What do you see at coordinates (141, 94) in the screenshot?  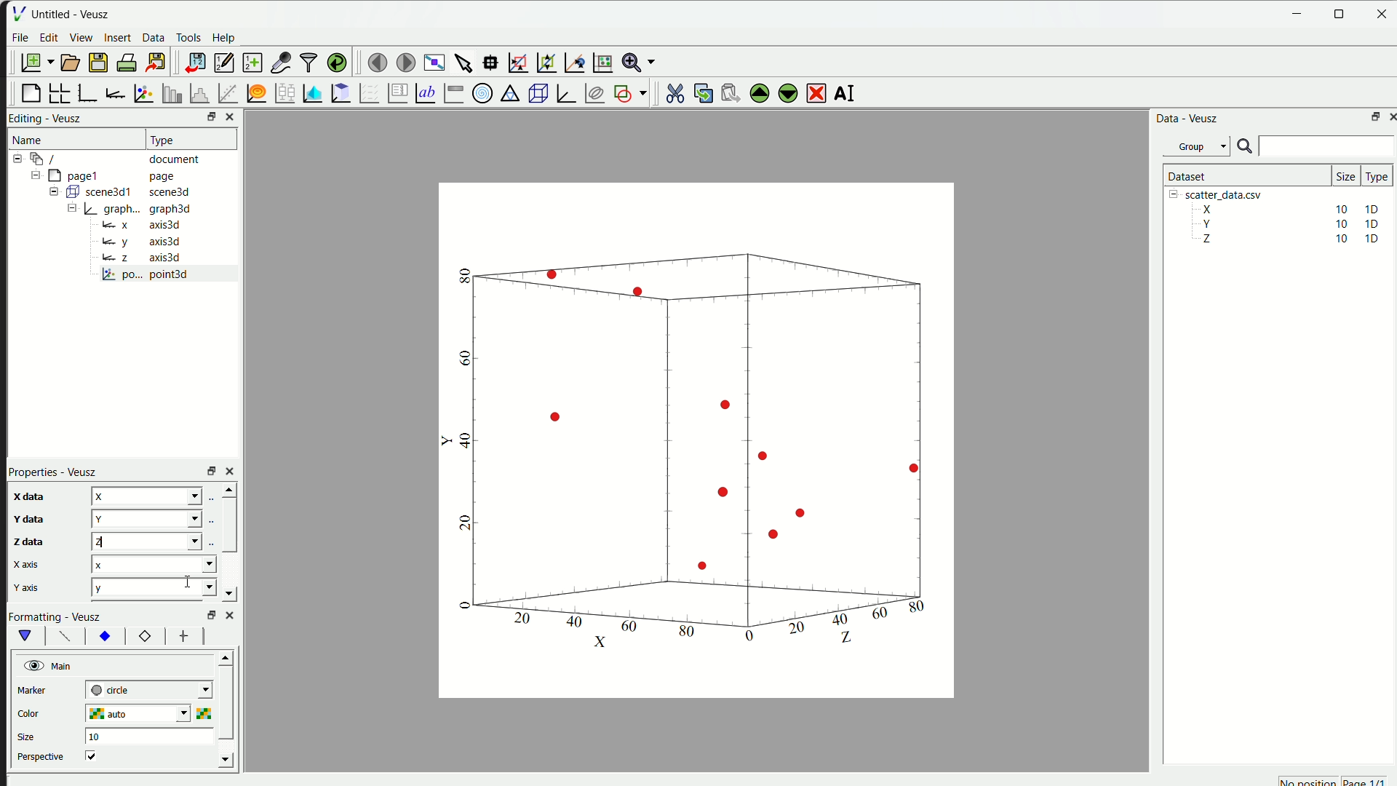 I see `plot points` at bounding box center [141, 94].